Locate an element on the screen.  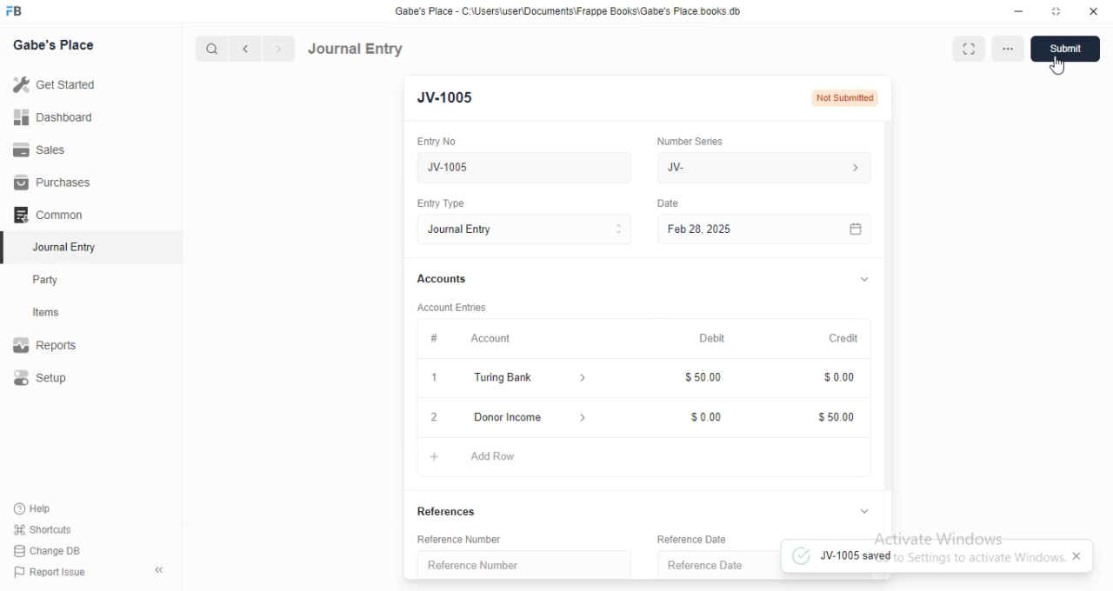
not submitted is located at coordinates (843, 98).